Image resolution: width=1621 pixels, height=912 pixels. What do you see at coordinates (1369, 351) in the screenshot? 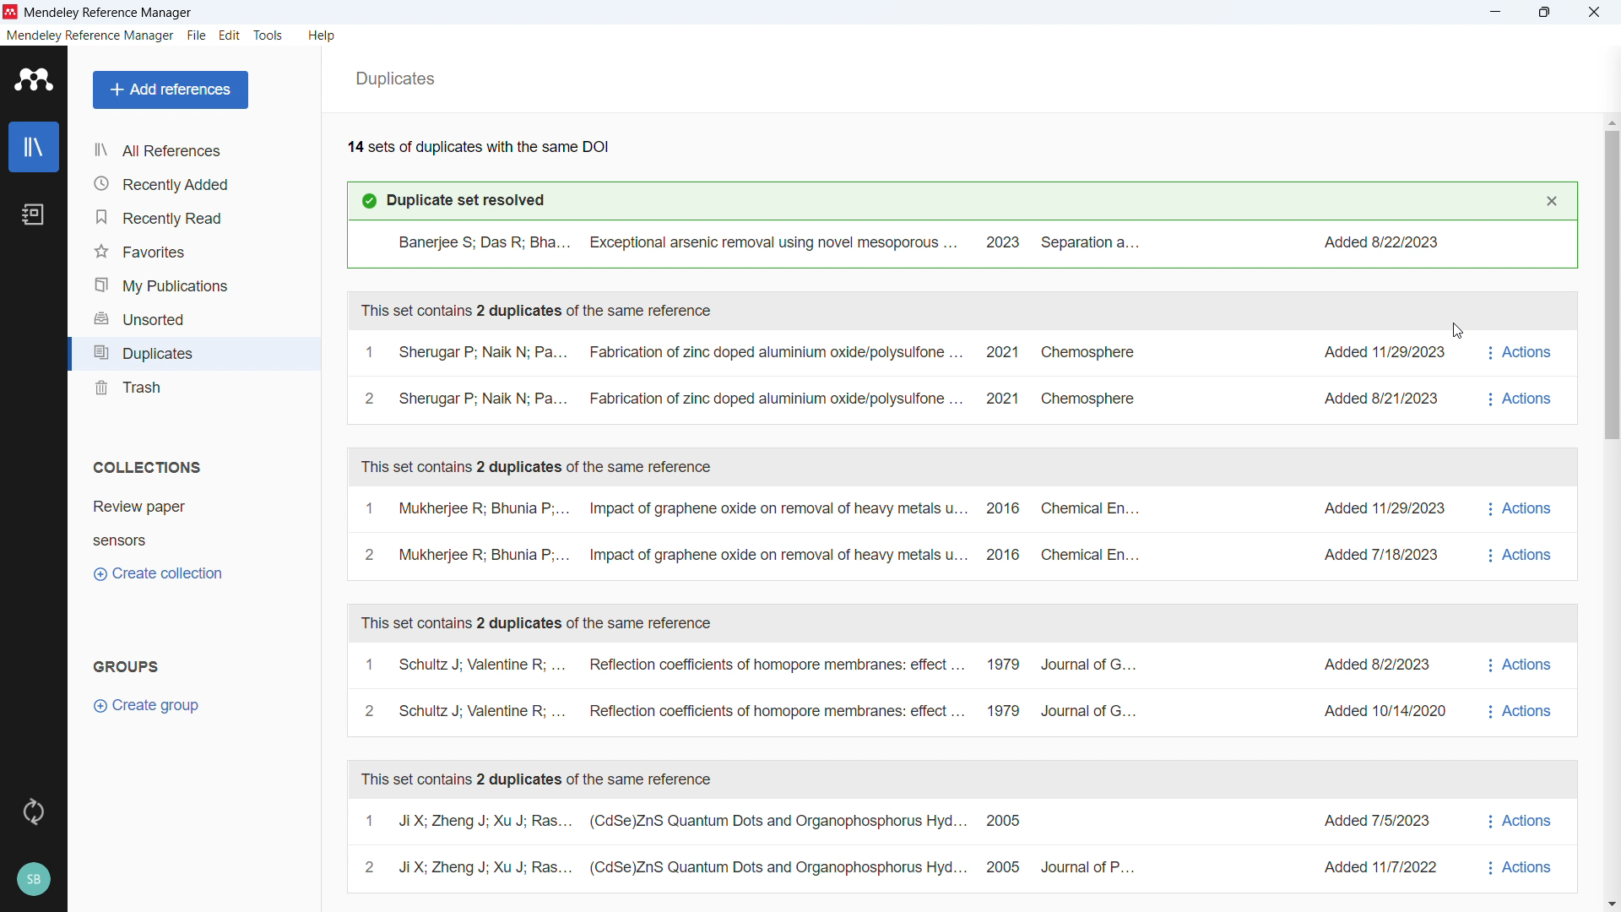
I see `Added 11/29/2023` at bounding box center [1369, 351].